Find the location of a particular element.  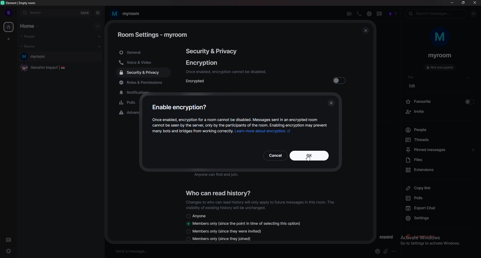

roles and permissions is located at coordinates (148, 83).